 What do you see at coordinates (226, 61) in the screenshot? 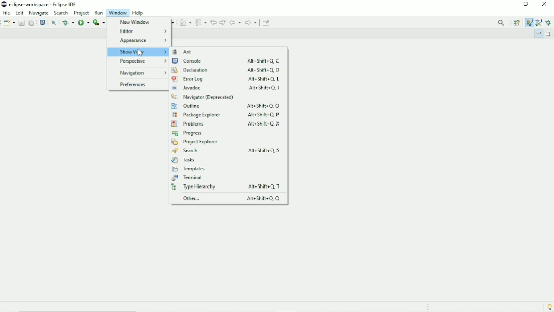
I see `Console` at bounding box center [226, 61].